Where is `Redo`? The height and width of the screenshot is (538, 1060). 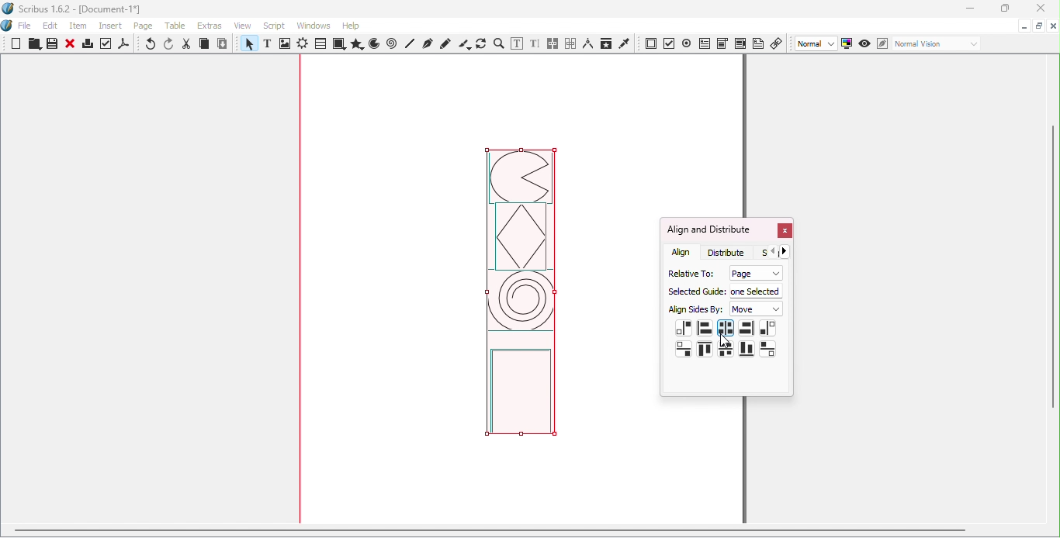 Redo is located at coordinates (170, 44).